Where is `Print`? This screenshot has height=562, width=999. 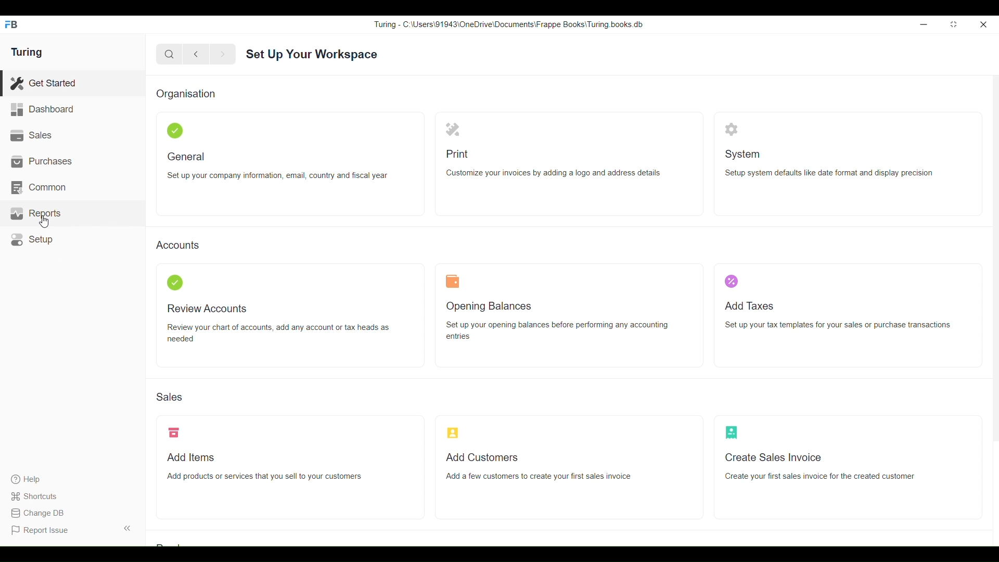 Print is located at coordinates (453, 129).